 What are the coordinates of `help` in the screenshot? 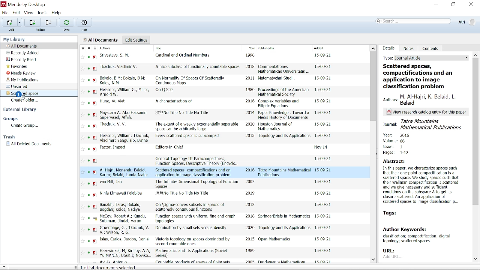 It's located at (85, 30).